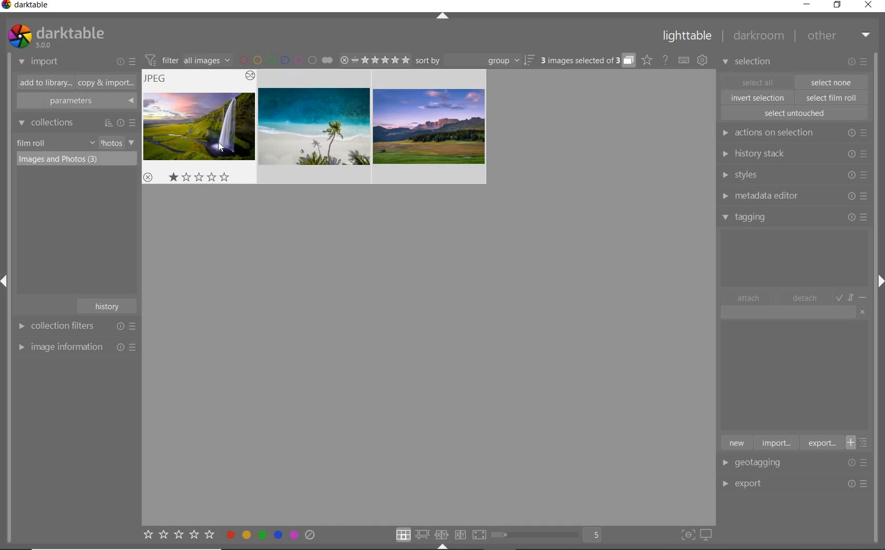  What do you see at coordinates (736, 442) in the screenshot?
I see `new` at bounding box center [736, 442].